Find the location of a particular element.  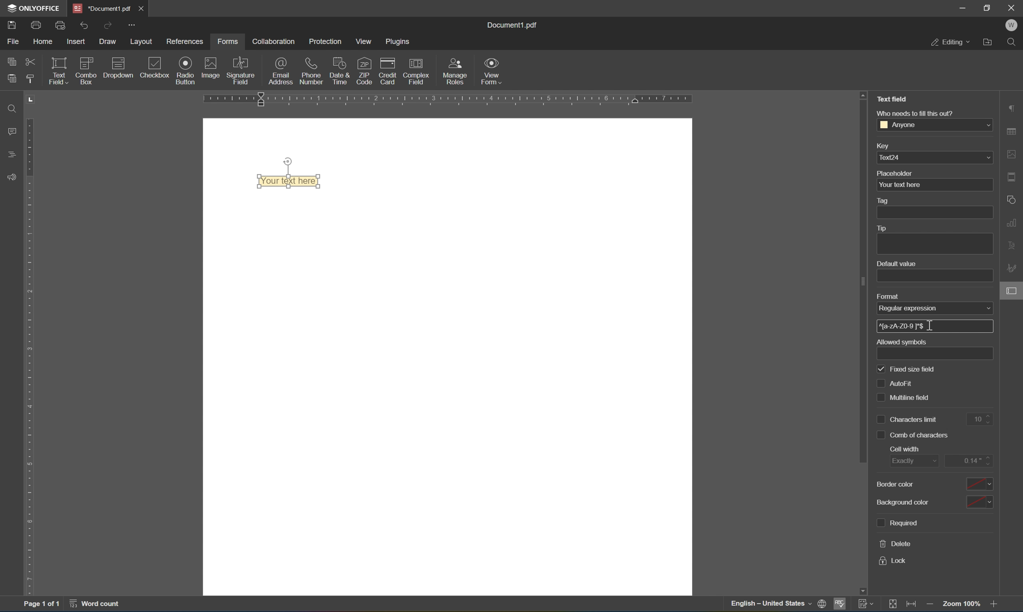

characters limits is located at coordinates (908, 419).